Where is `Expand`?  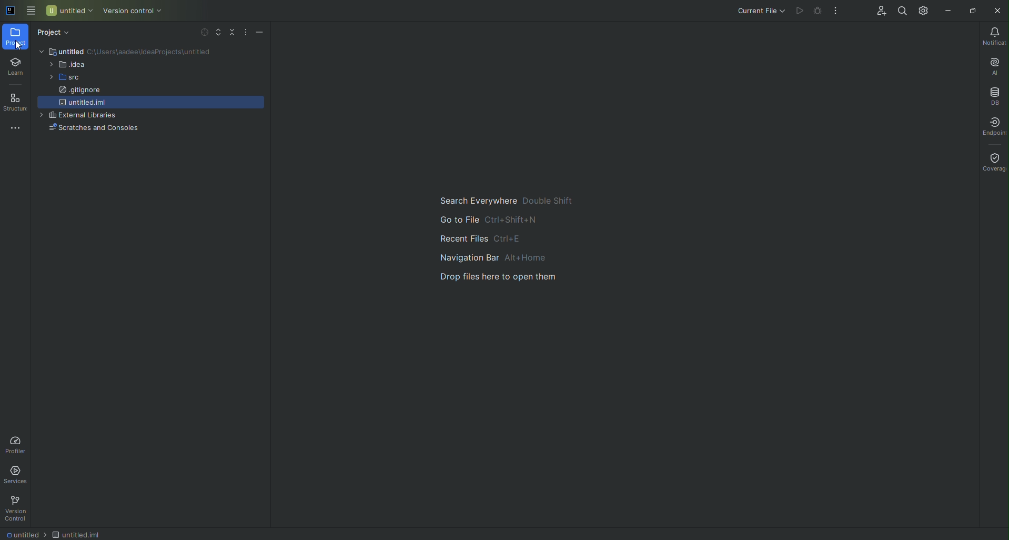
Expand is located at coordinates (215, 33).